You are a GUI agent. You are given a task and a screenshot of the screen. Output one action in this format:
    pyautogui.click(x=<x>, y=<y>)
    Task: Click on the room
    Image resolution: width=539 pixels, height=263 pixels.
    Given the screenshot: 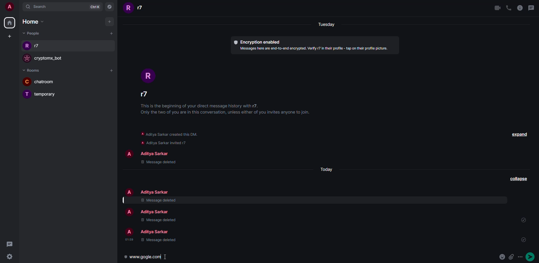 What is the action you would take?
    pyautogui.click(x=48, y=82)
    